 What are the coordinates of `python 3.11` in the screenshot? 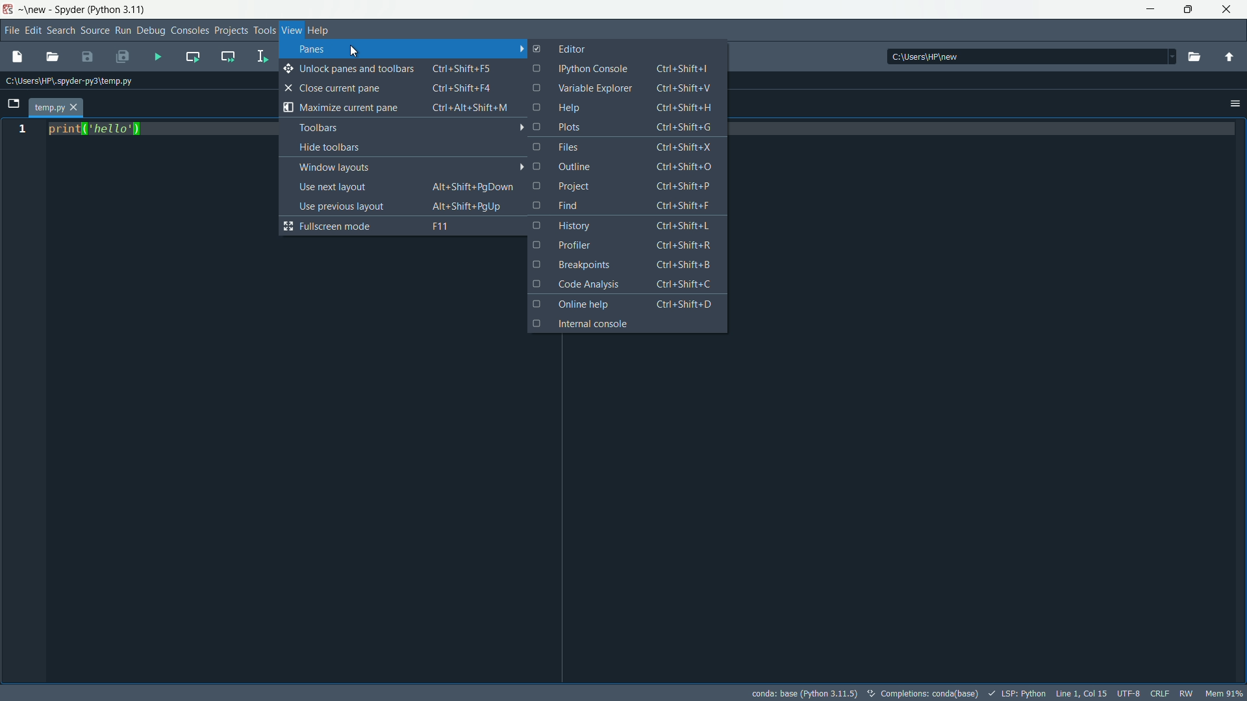 It's located at (121, 10).